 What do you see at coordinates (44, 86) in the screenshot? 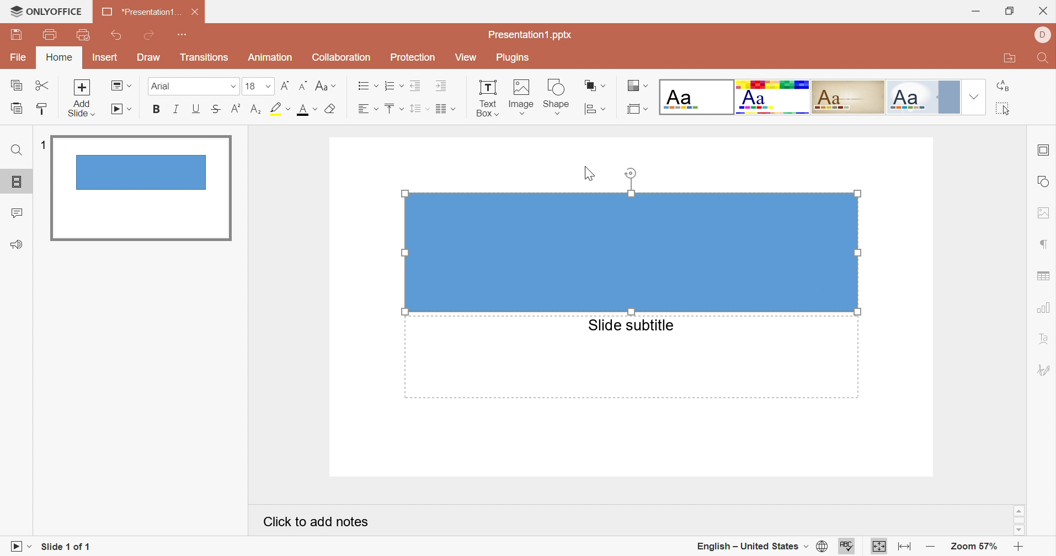
I see `Cut` at bounding box center [44, 86].